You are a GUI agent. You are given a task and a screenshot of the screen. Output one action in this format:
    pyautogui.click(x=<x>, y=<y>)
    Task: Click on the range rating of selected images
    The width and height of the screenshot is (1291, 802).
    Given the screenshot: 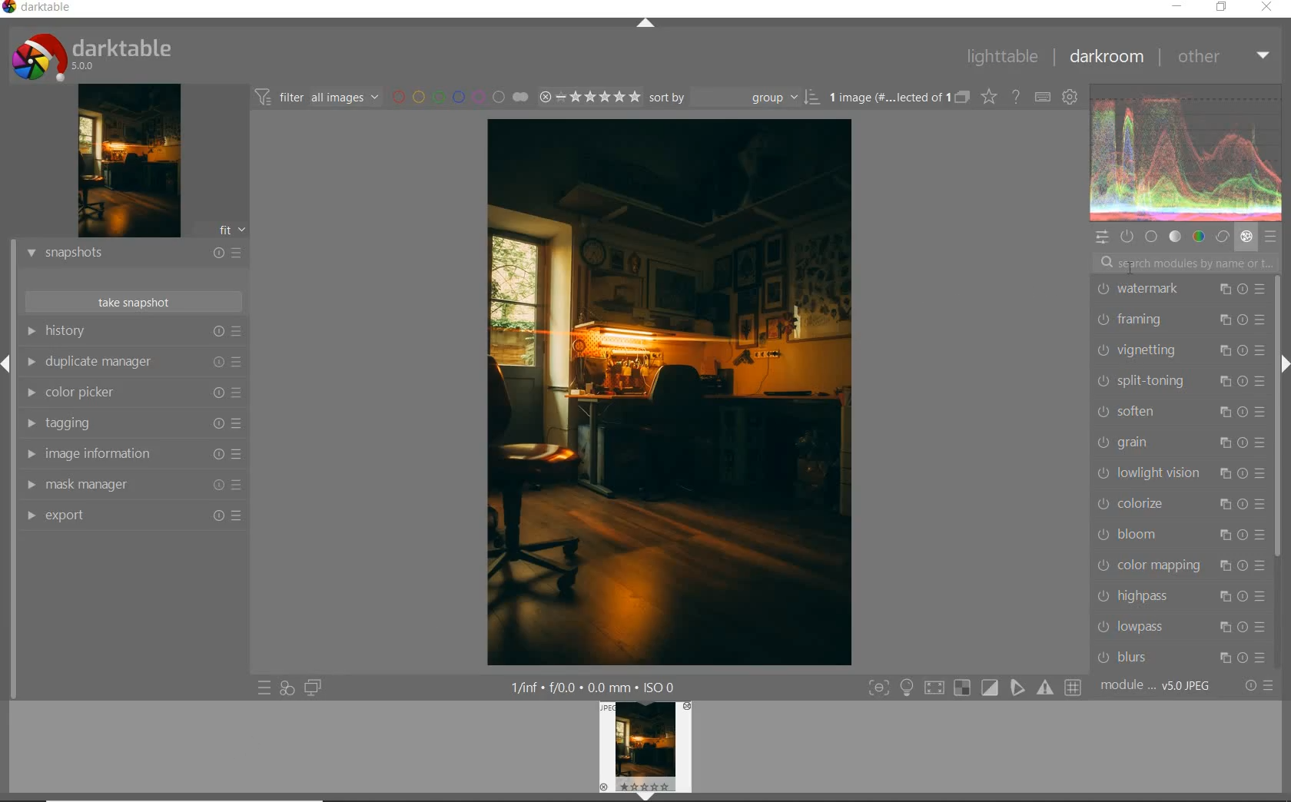 What is the action you would take?
    pyautogui.click(x=589, y=98)
    